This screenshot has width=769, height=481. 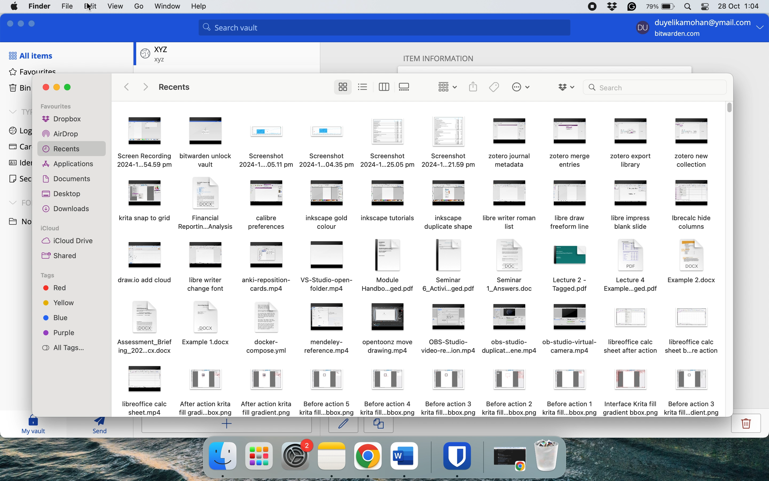 I want to click on show items as gallery, so click(x=406, y=87).